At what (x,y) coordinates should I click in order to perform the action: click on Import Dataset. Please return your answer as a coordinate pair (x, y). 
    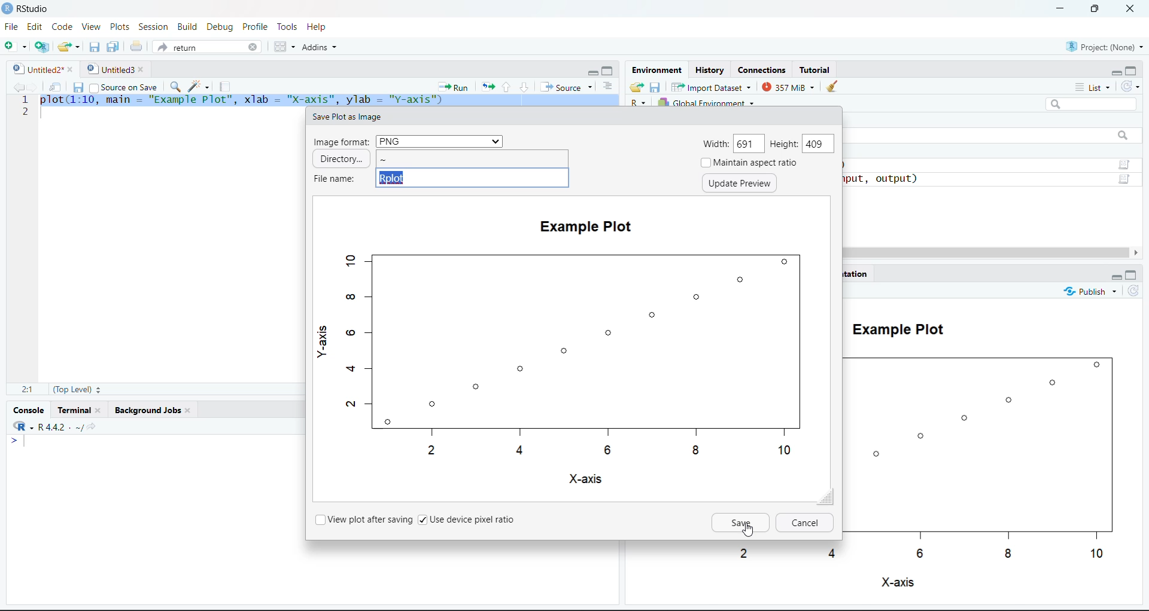
    Looking at the image, I should click on (710, 87).